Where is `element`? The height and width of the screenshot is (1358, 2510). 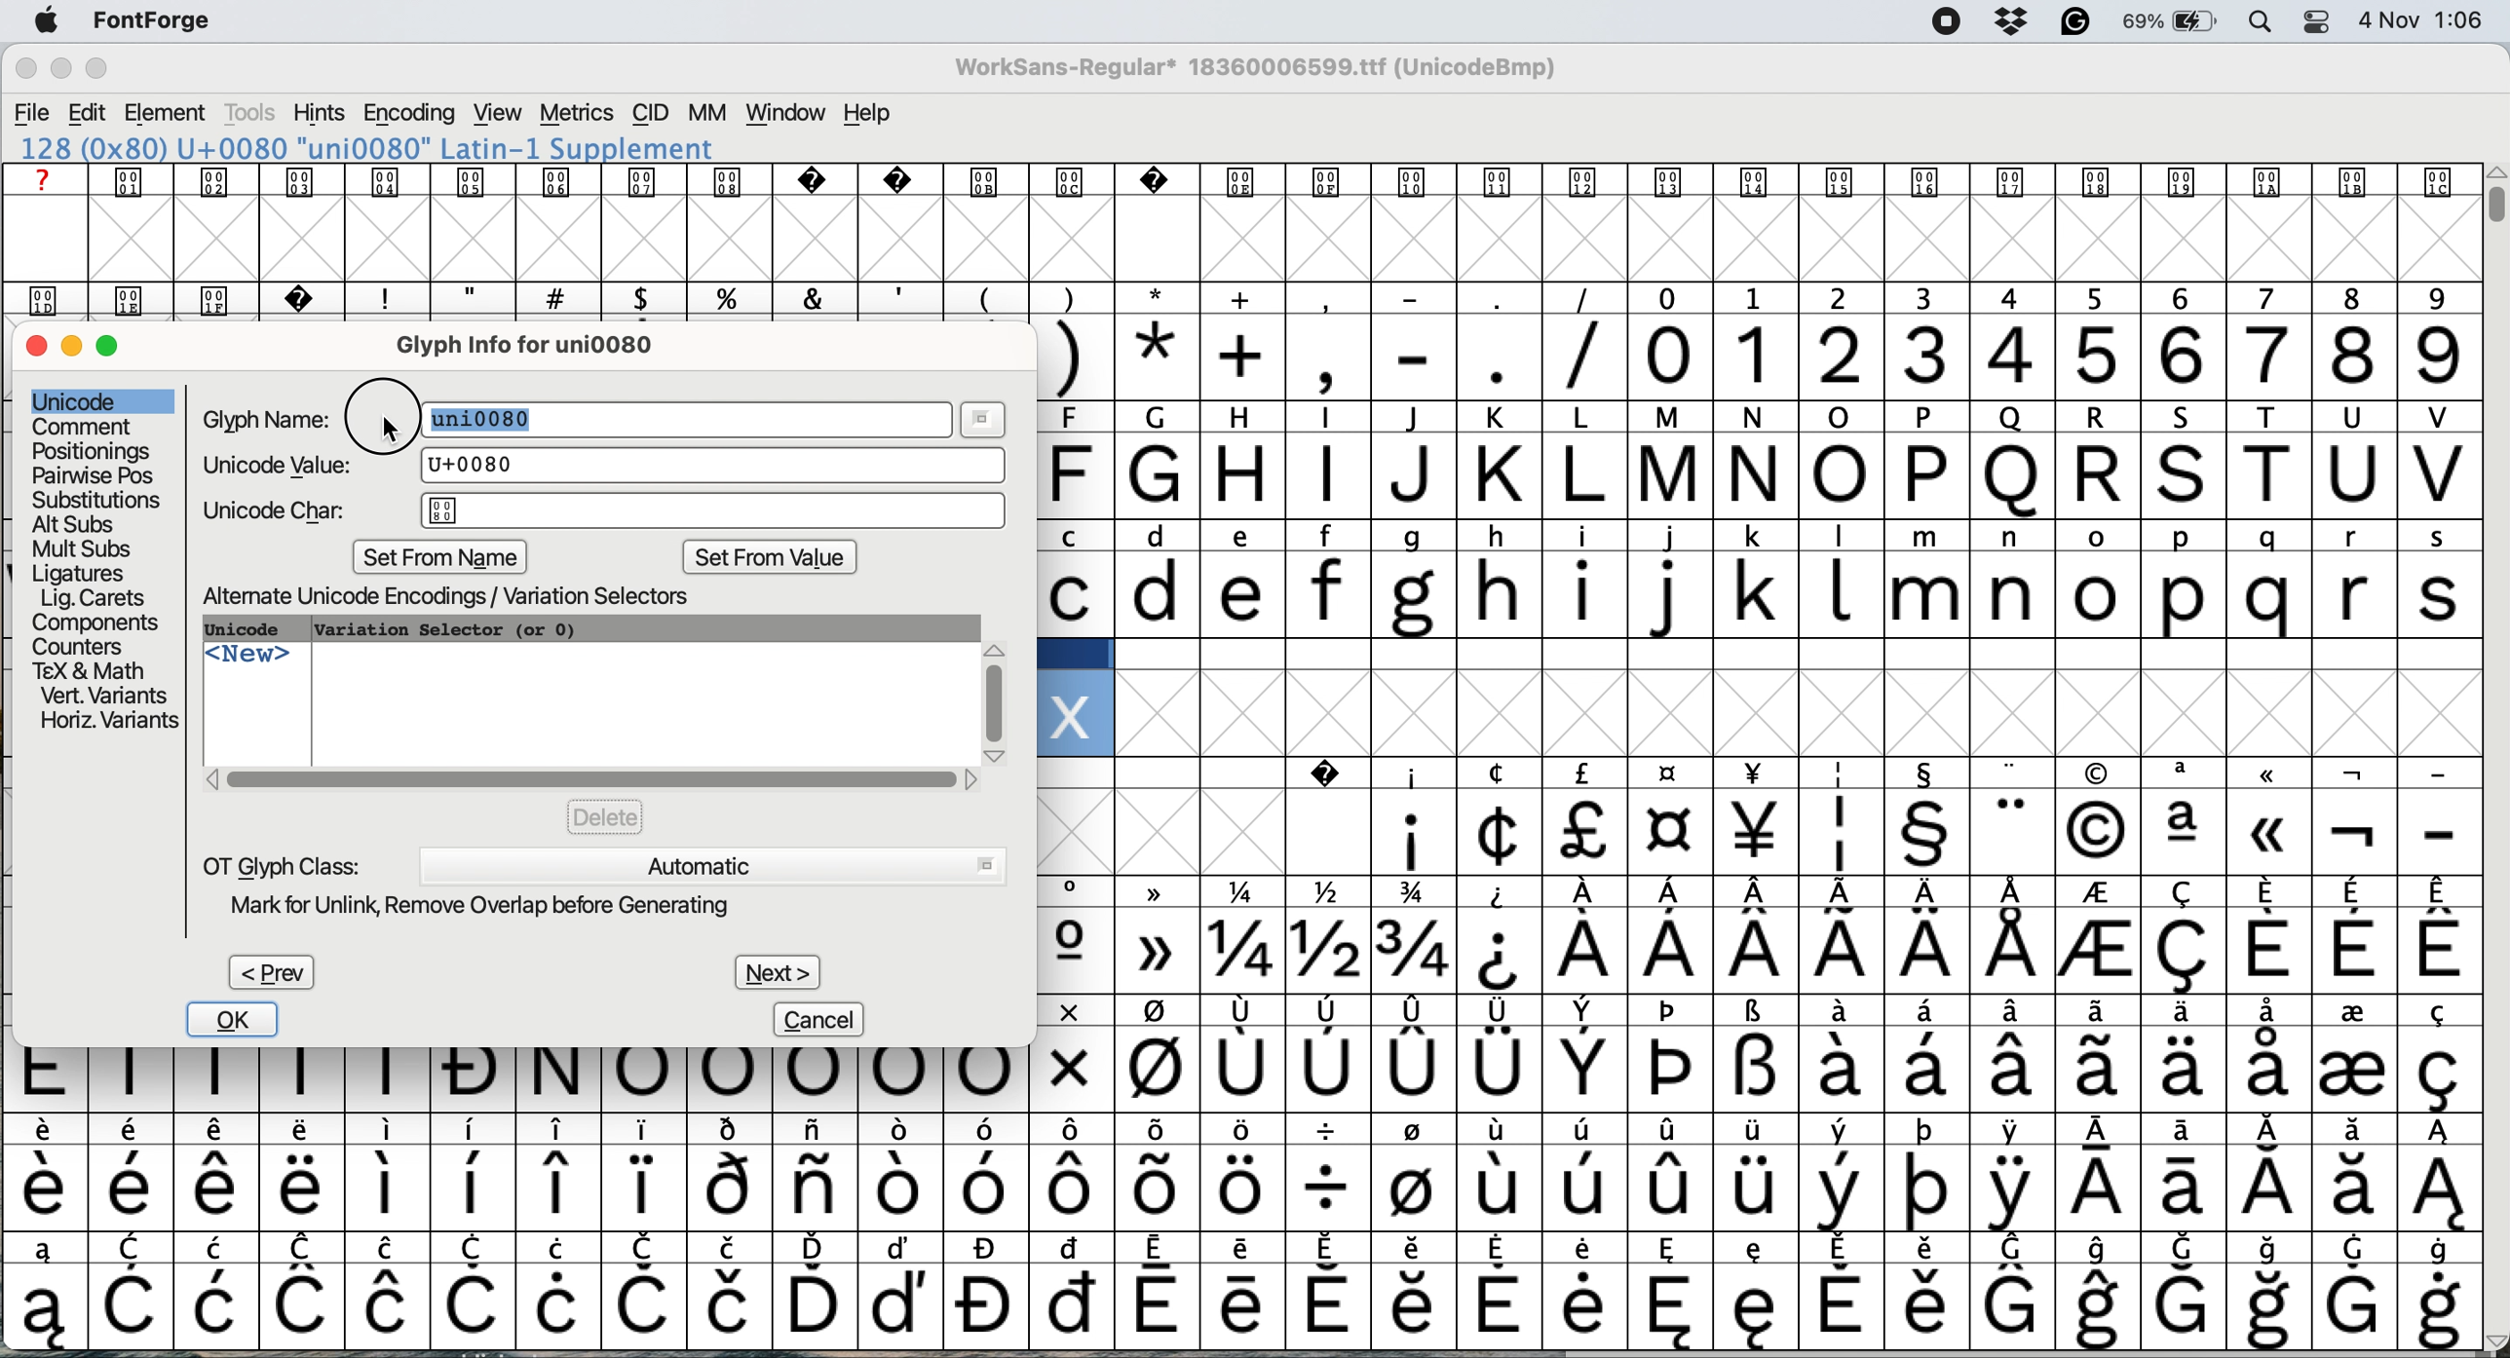
element is located at coordinates (170, 114).